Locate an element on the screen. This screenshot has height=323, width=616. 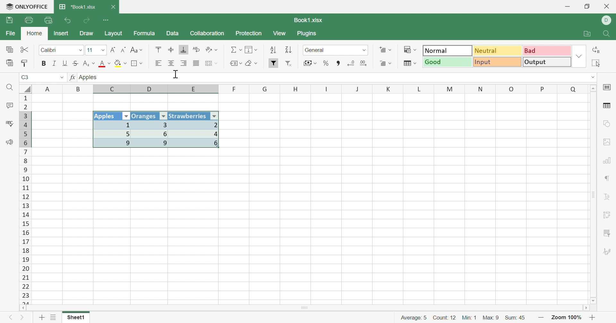
Drop Down is located at coordinates (79, 50).